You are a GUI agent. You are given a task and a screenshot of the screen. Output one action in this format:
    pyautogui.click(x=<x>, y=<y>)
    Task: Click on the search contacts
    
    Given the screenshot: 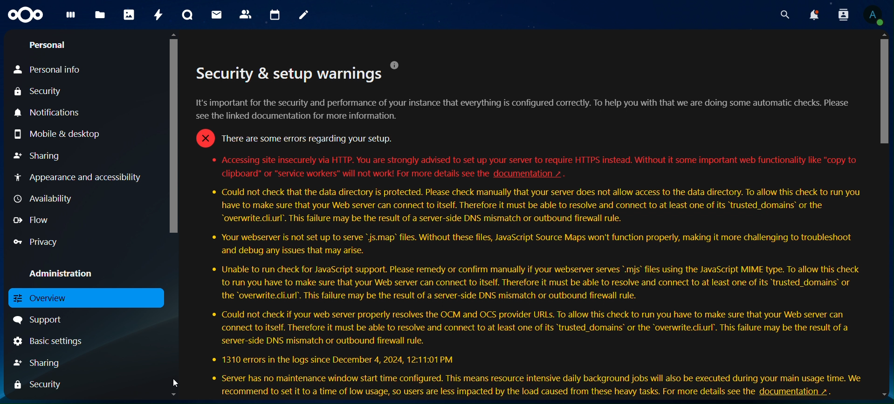 What is the action you would take?
    pyautogui.click(x=840, y=14)
    